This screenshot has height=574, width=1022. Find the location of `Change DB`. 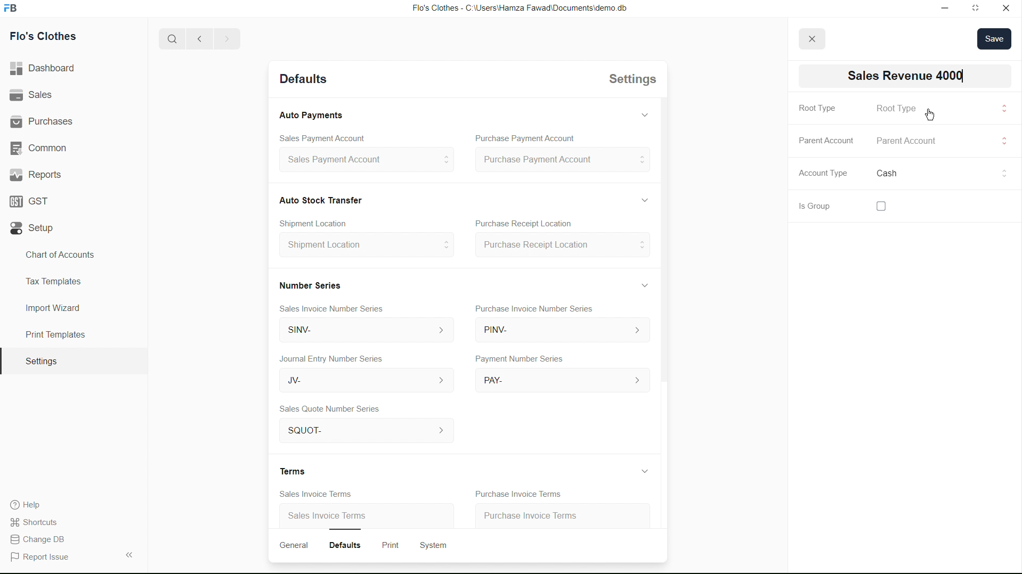

Change DB is located at coordinates (41, 540).